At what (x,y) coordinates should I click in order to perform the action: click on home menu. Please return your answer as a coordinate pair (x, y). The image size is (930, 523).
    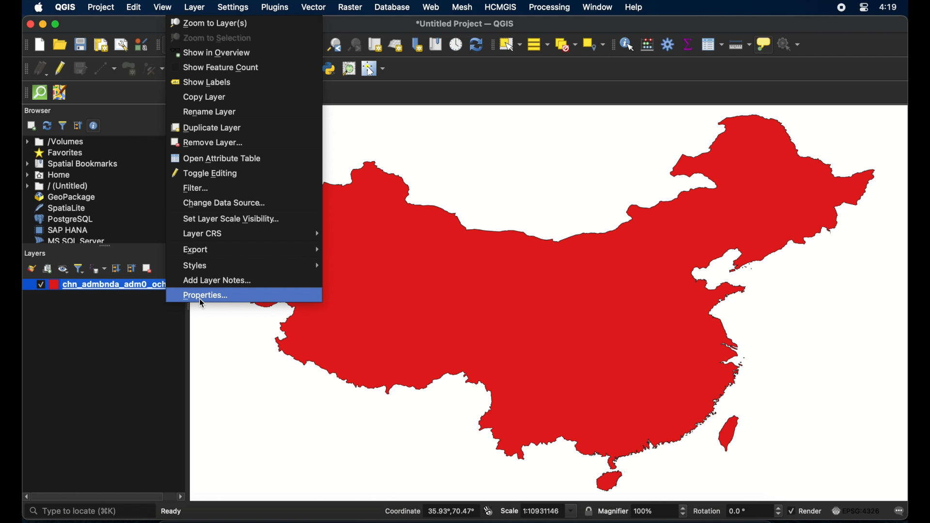
    Looking at the image, I should click on (49, 175).